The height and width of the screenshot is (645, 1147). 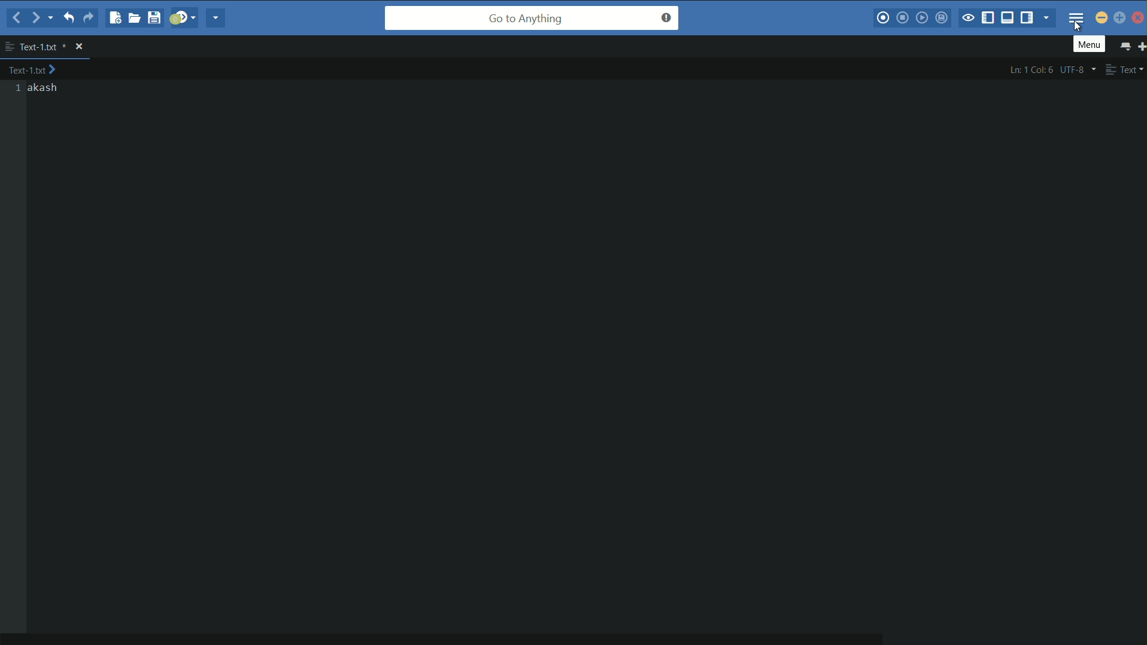 What do you see at coordinates (1081, 69) in the screenshot?
I see `line encoding` at bounding box center [1081, 69].